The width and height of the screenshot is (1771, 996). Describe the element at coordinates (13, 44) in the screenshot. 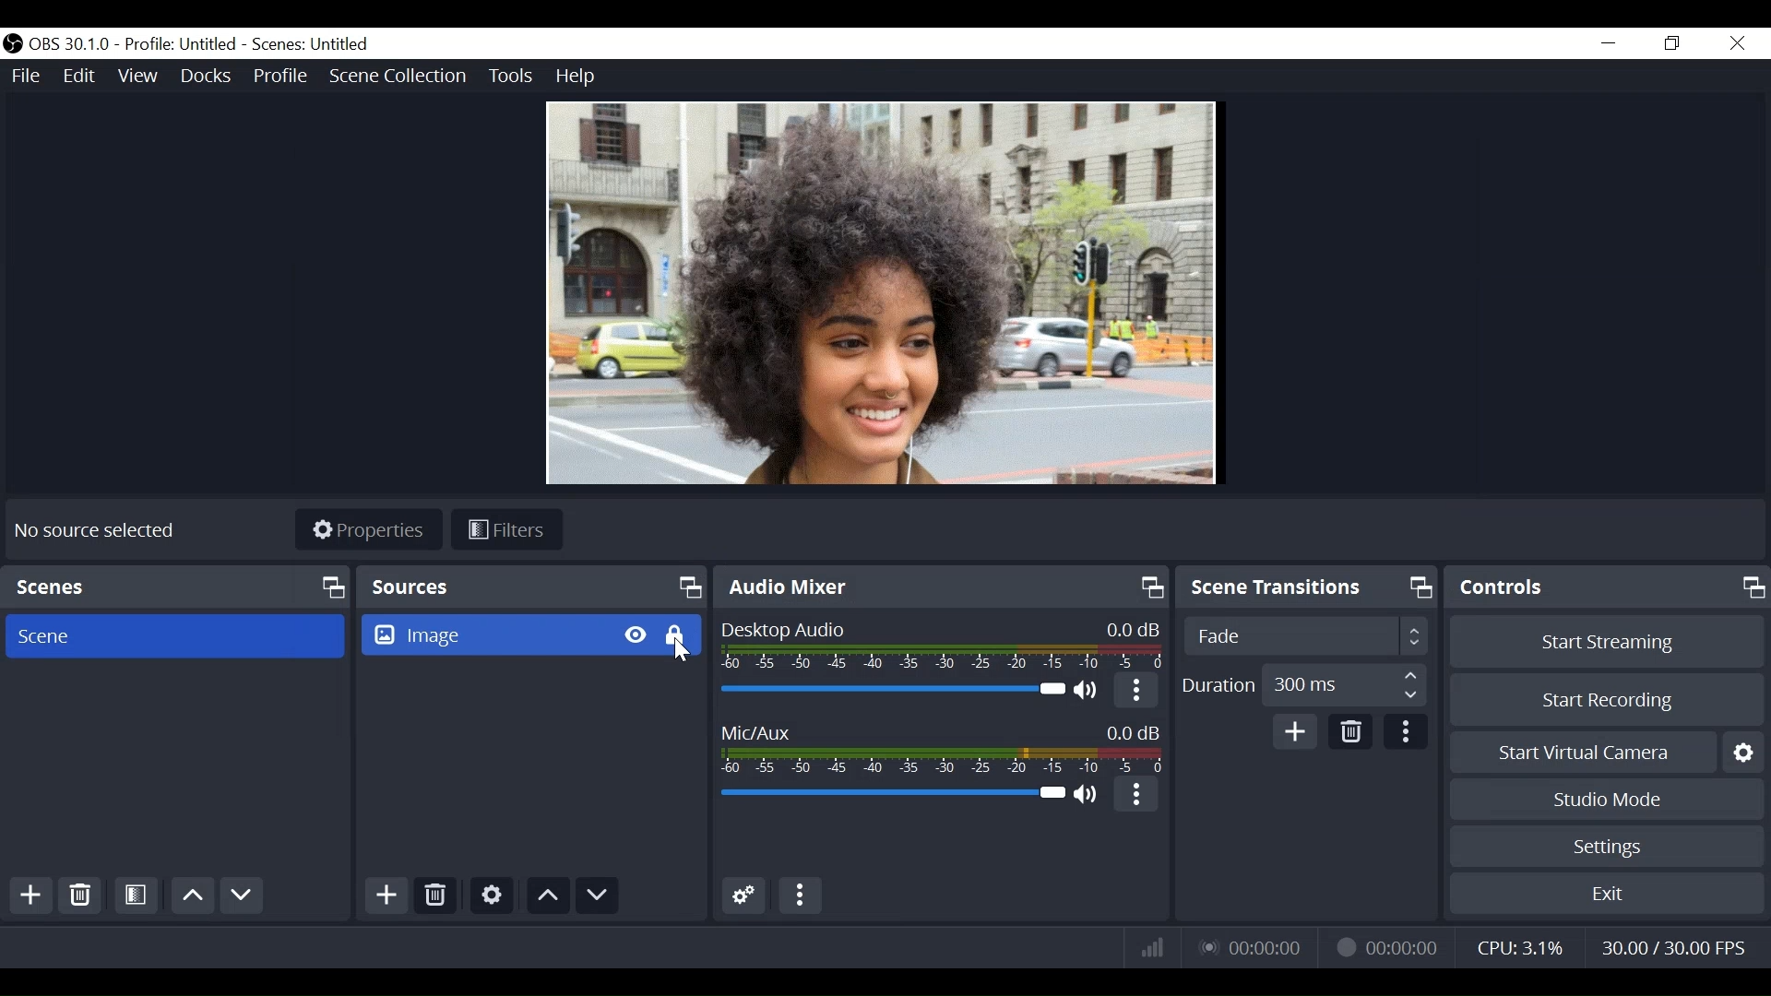

I see `OBS Studio Desktop Icon` at that location.